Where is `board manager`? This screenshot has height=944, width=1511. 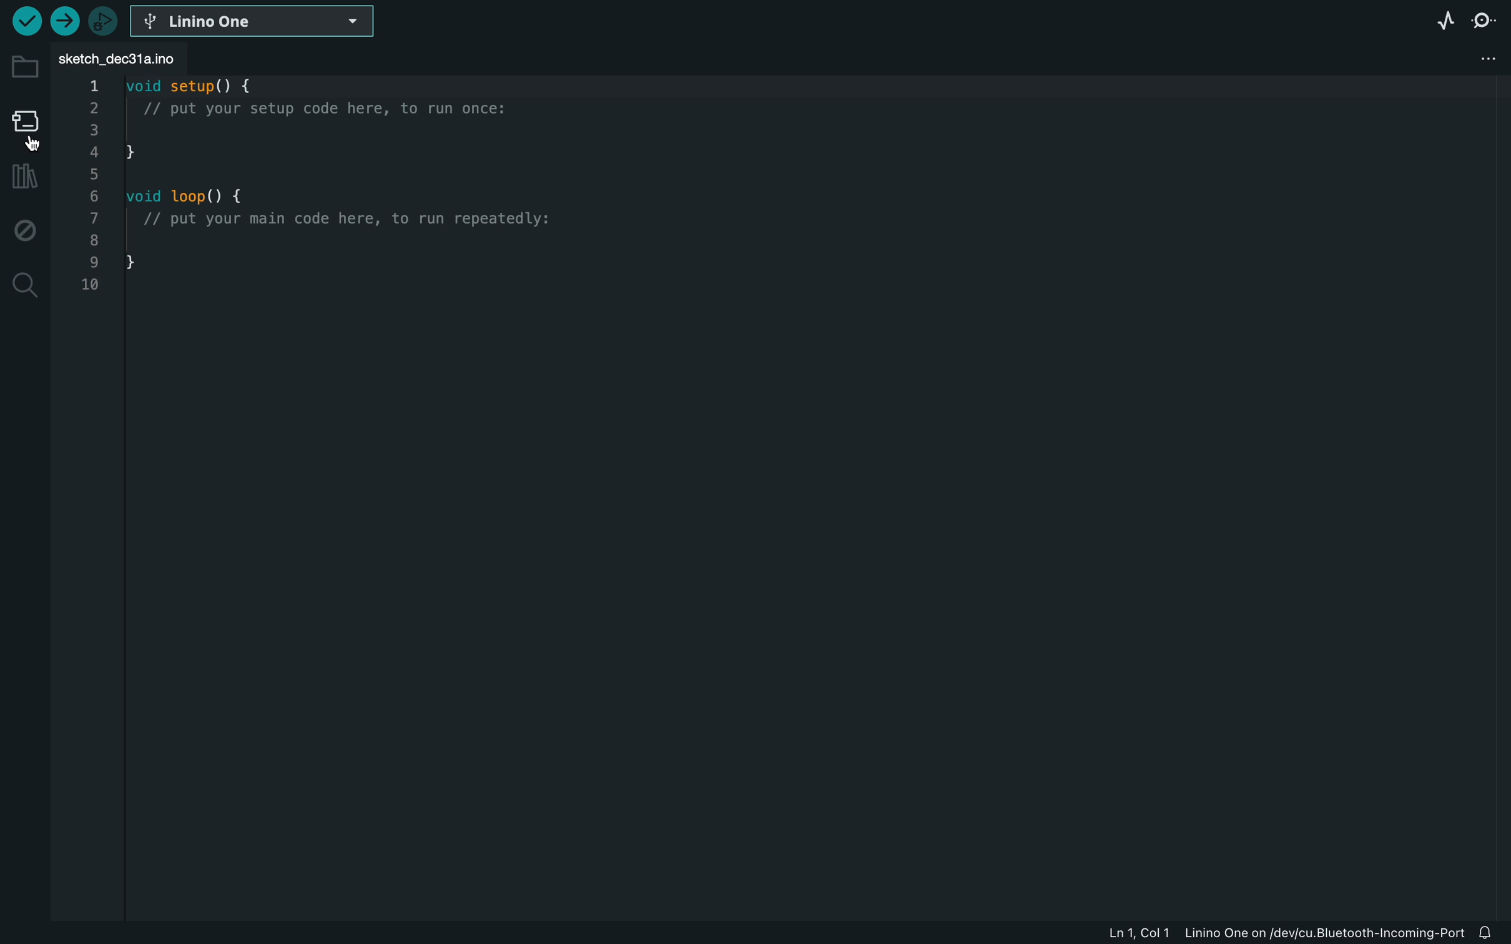
board manager is located at coordinates (26, 125).